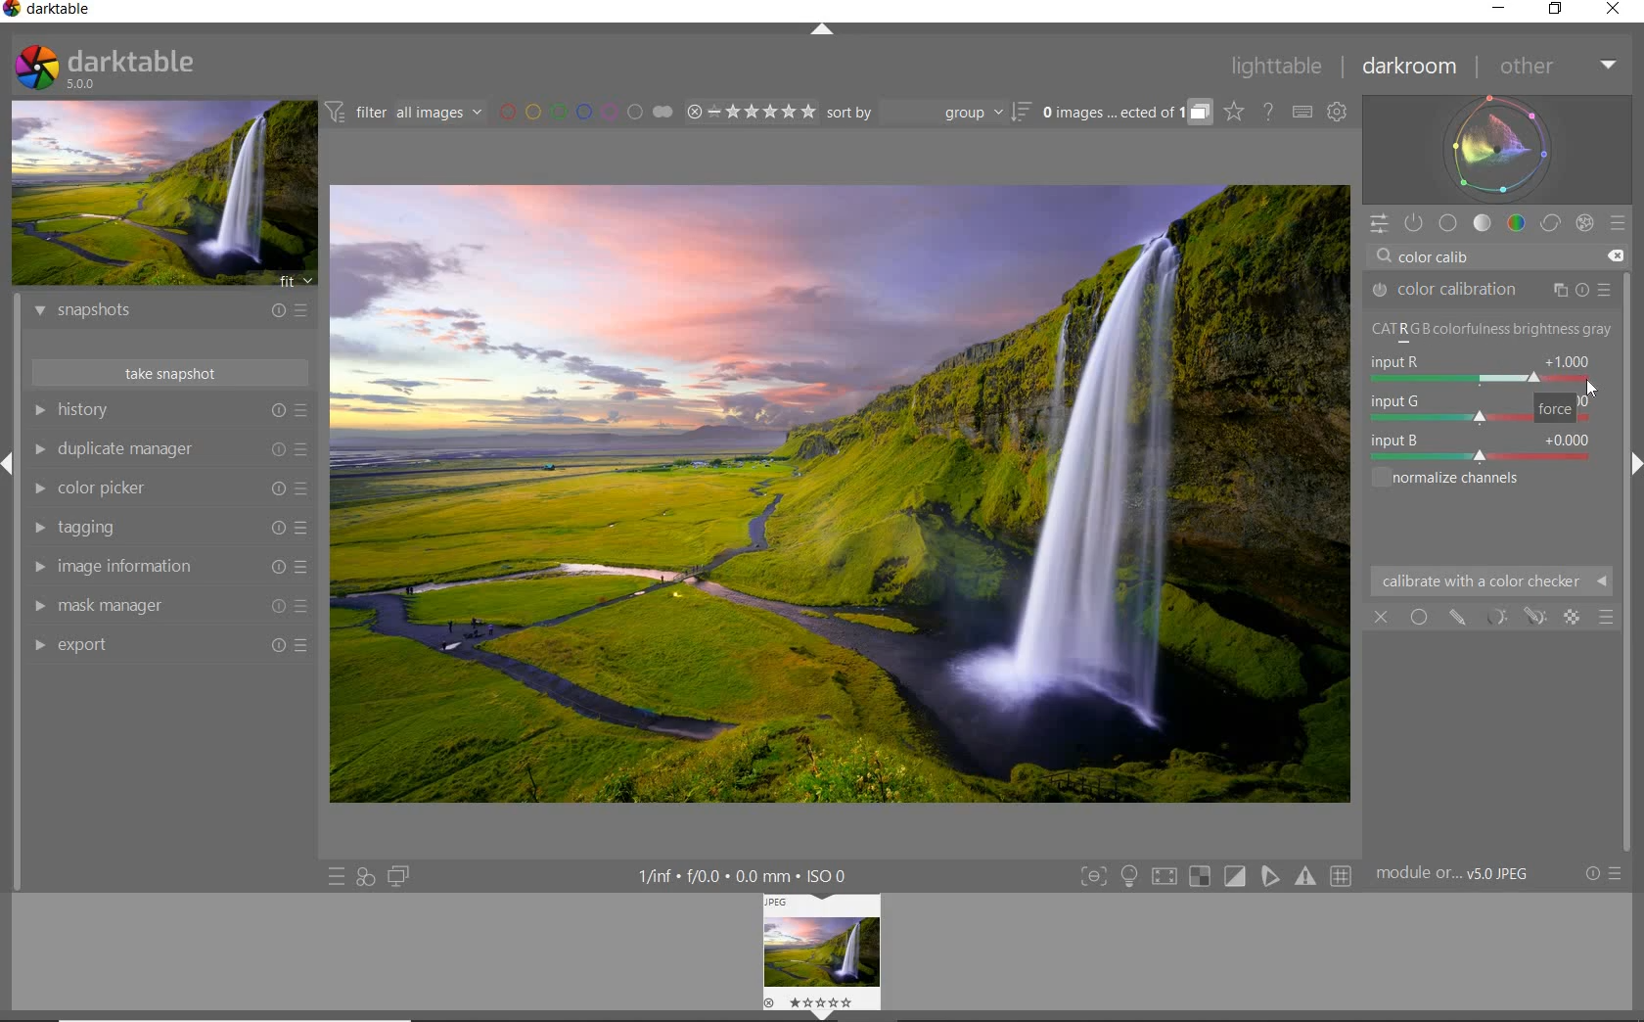 This screenshot has height=1022, width=1644. What do you see at coordinates (1554, 66) in the screenshot?
I see `other` at bounding box center [1554, 66].